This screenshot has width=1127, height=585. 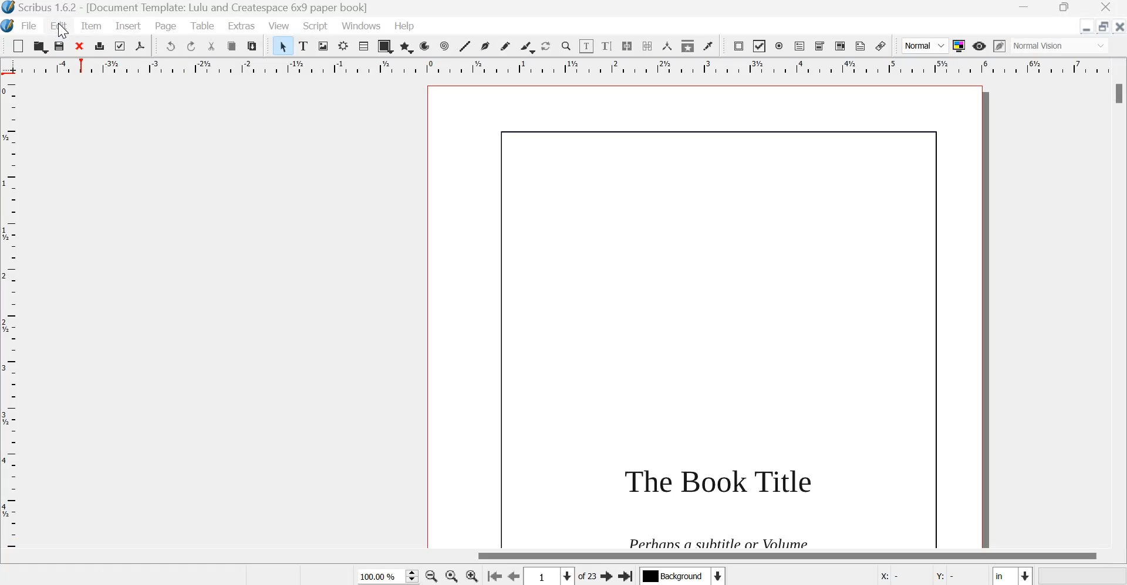 What do you see at coordinates (241, 26) in the screenshot?
I see `Extras` at bounding box center [241, 26].